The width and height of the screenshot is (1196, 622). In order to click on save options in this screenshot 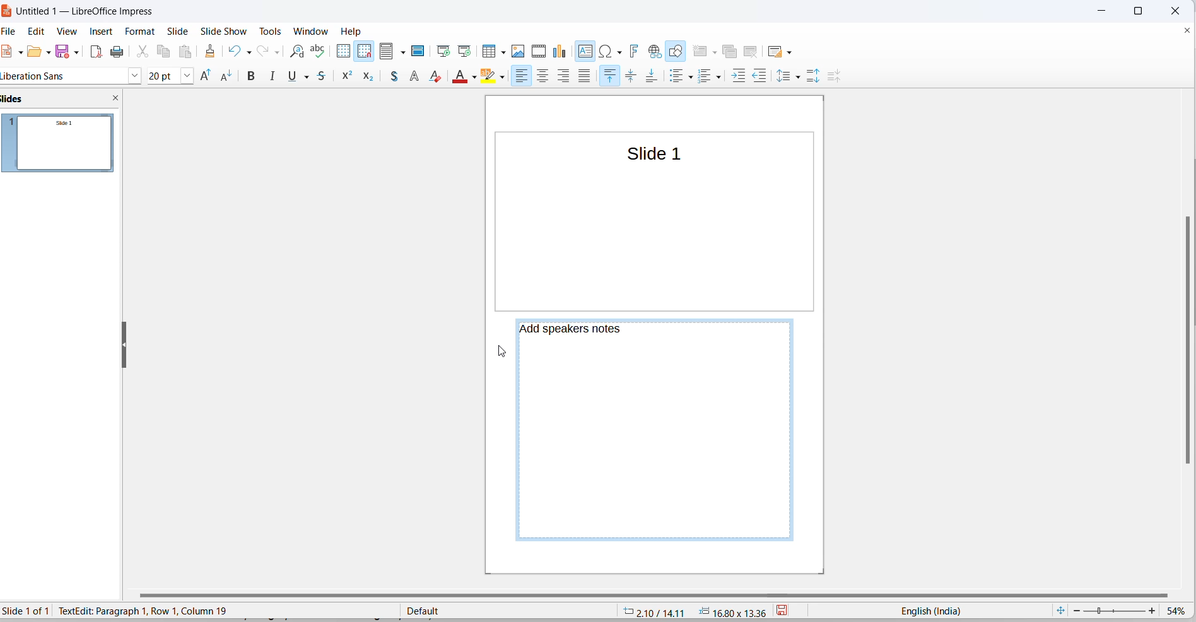, I will do `click(76, 51)`.